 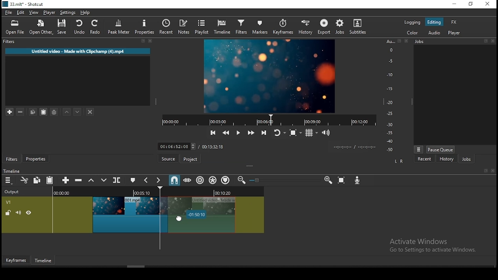 I want to click on color, so click(x=409, y=33).